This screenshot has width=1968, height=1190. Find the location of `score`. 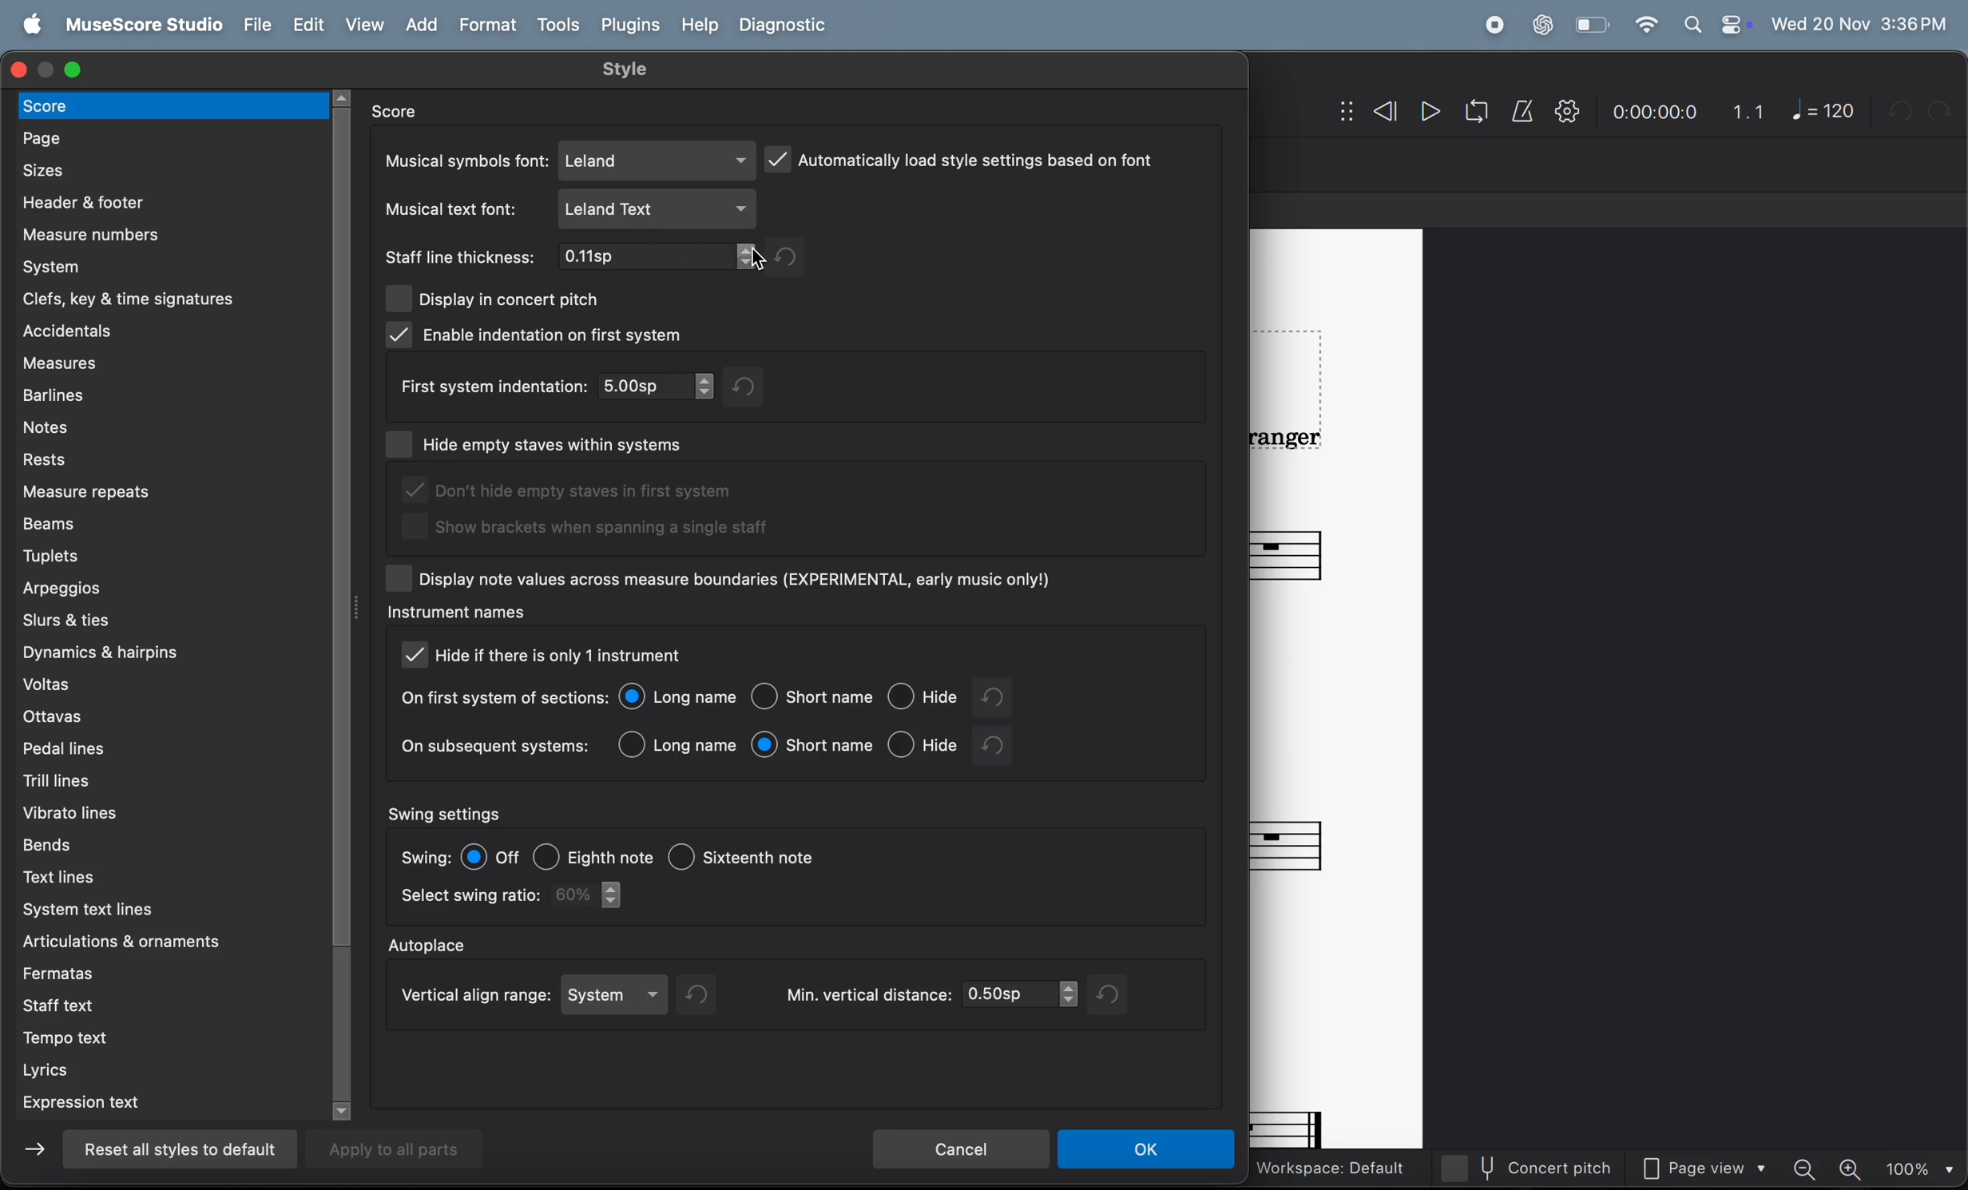

score is located at coordinates (174, 105).